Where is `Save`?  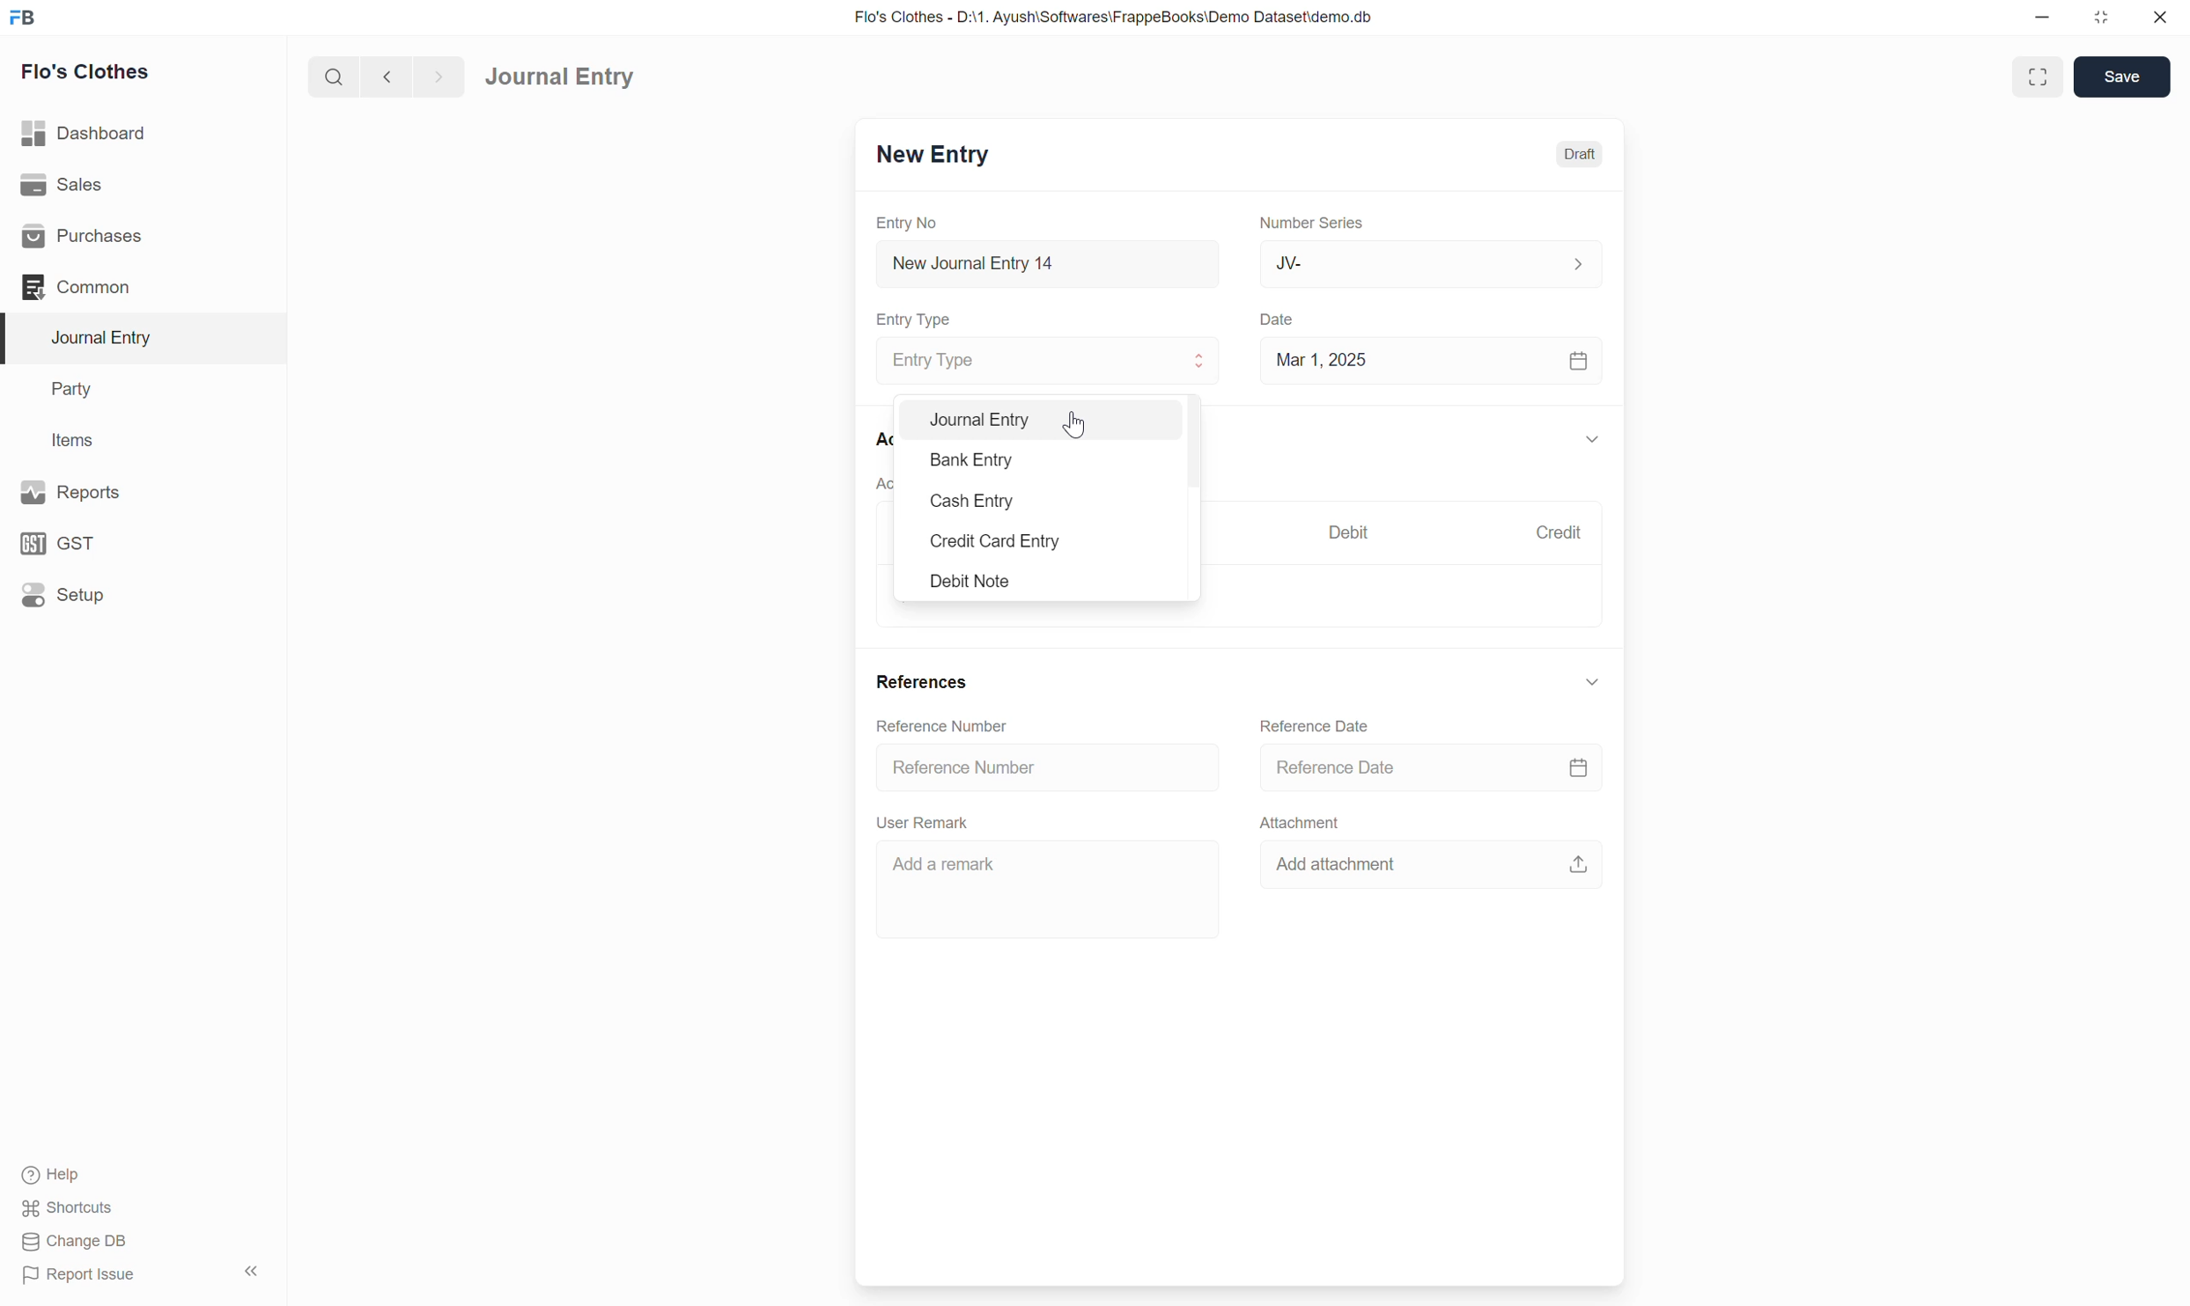 Save is located at coordinates (2123, 77).